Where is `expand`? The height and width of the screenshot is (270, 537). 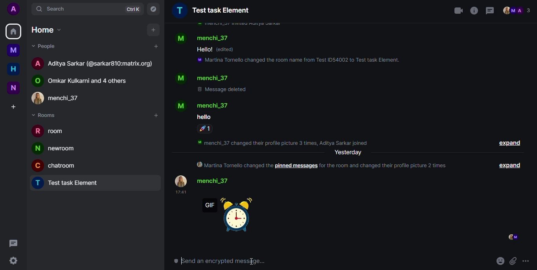 expand is located at coordinates (511, 165).